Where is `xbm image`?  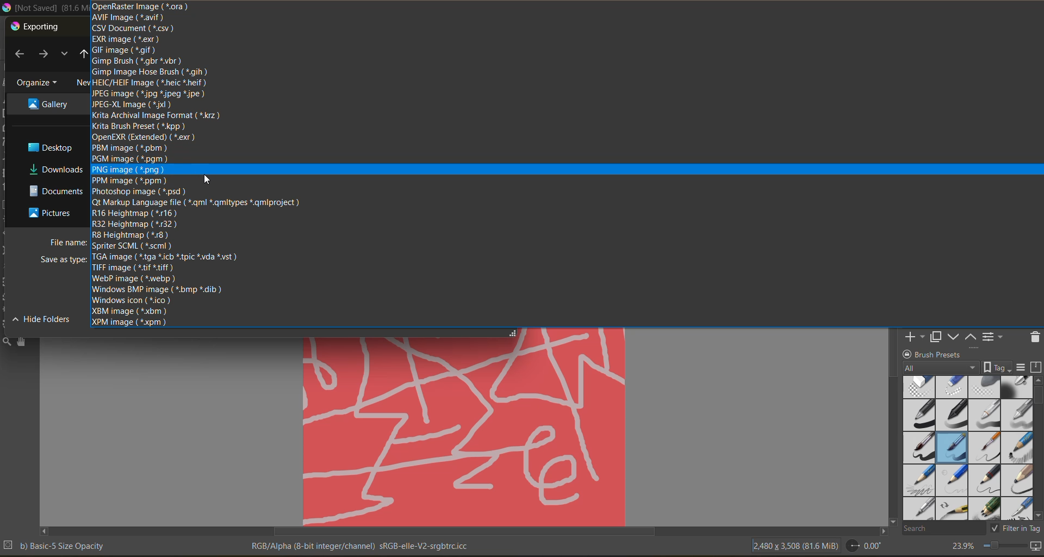 xbm image is located at coordinates (130, 311).